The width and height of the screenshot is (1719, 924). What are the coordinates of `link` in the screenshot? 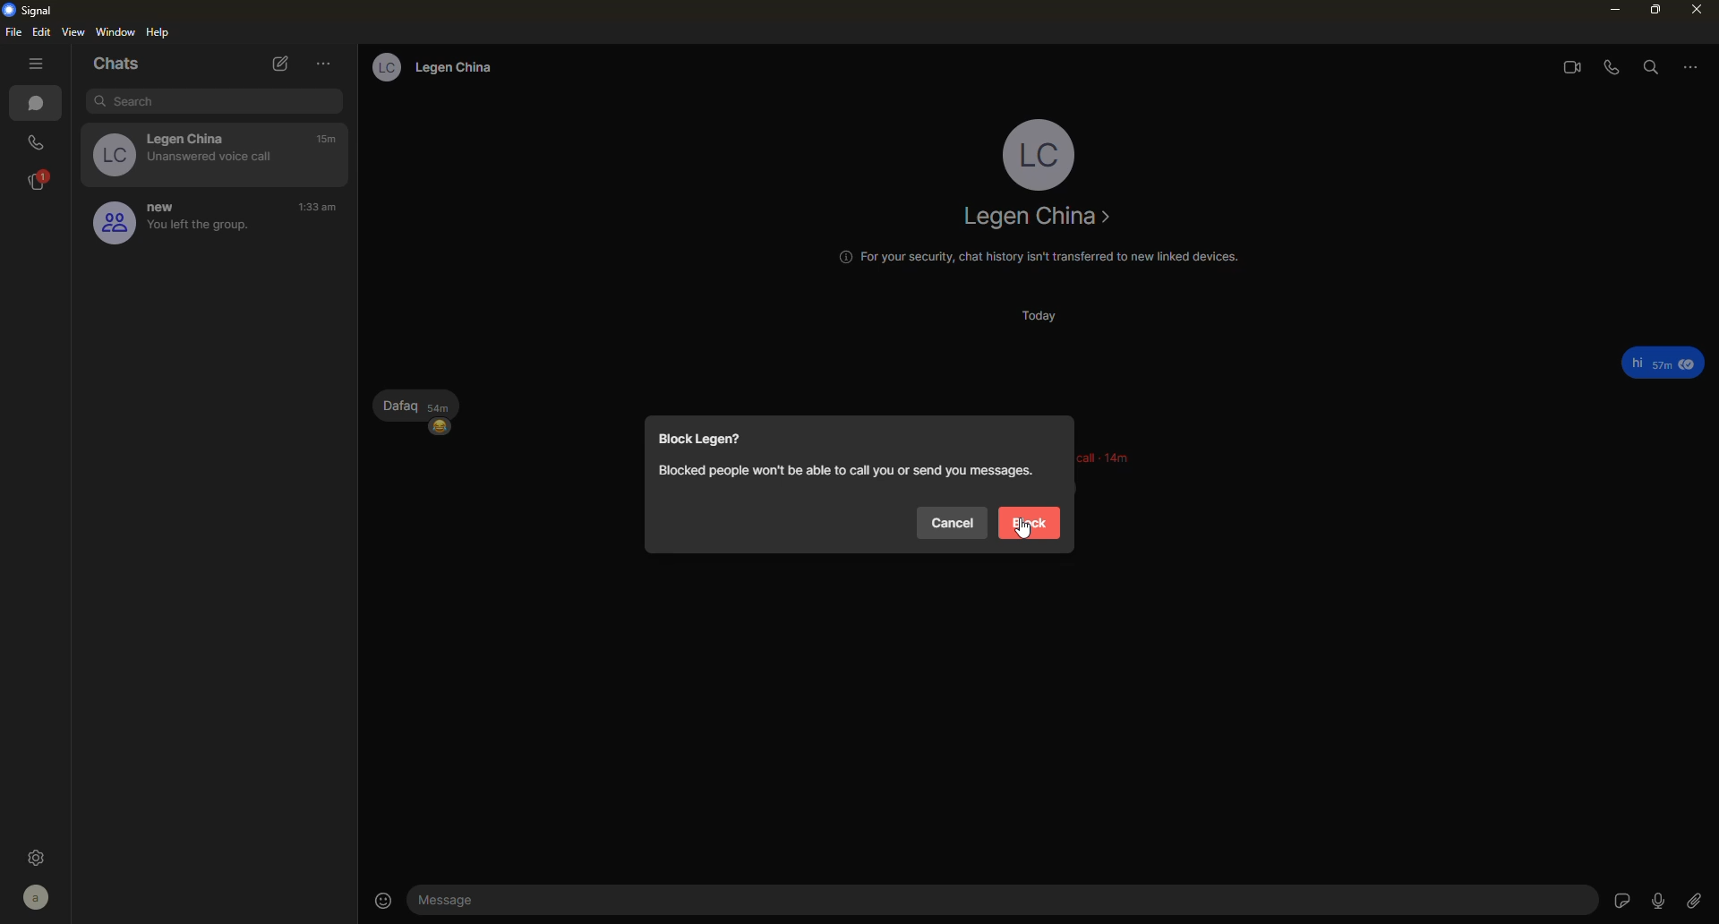 It's located at (1699, 899).